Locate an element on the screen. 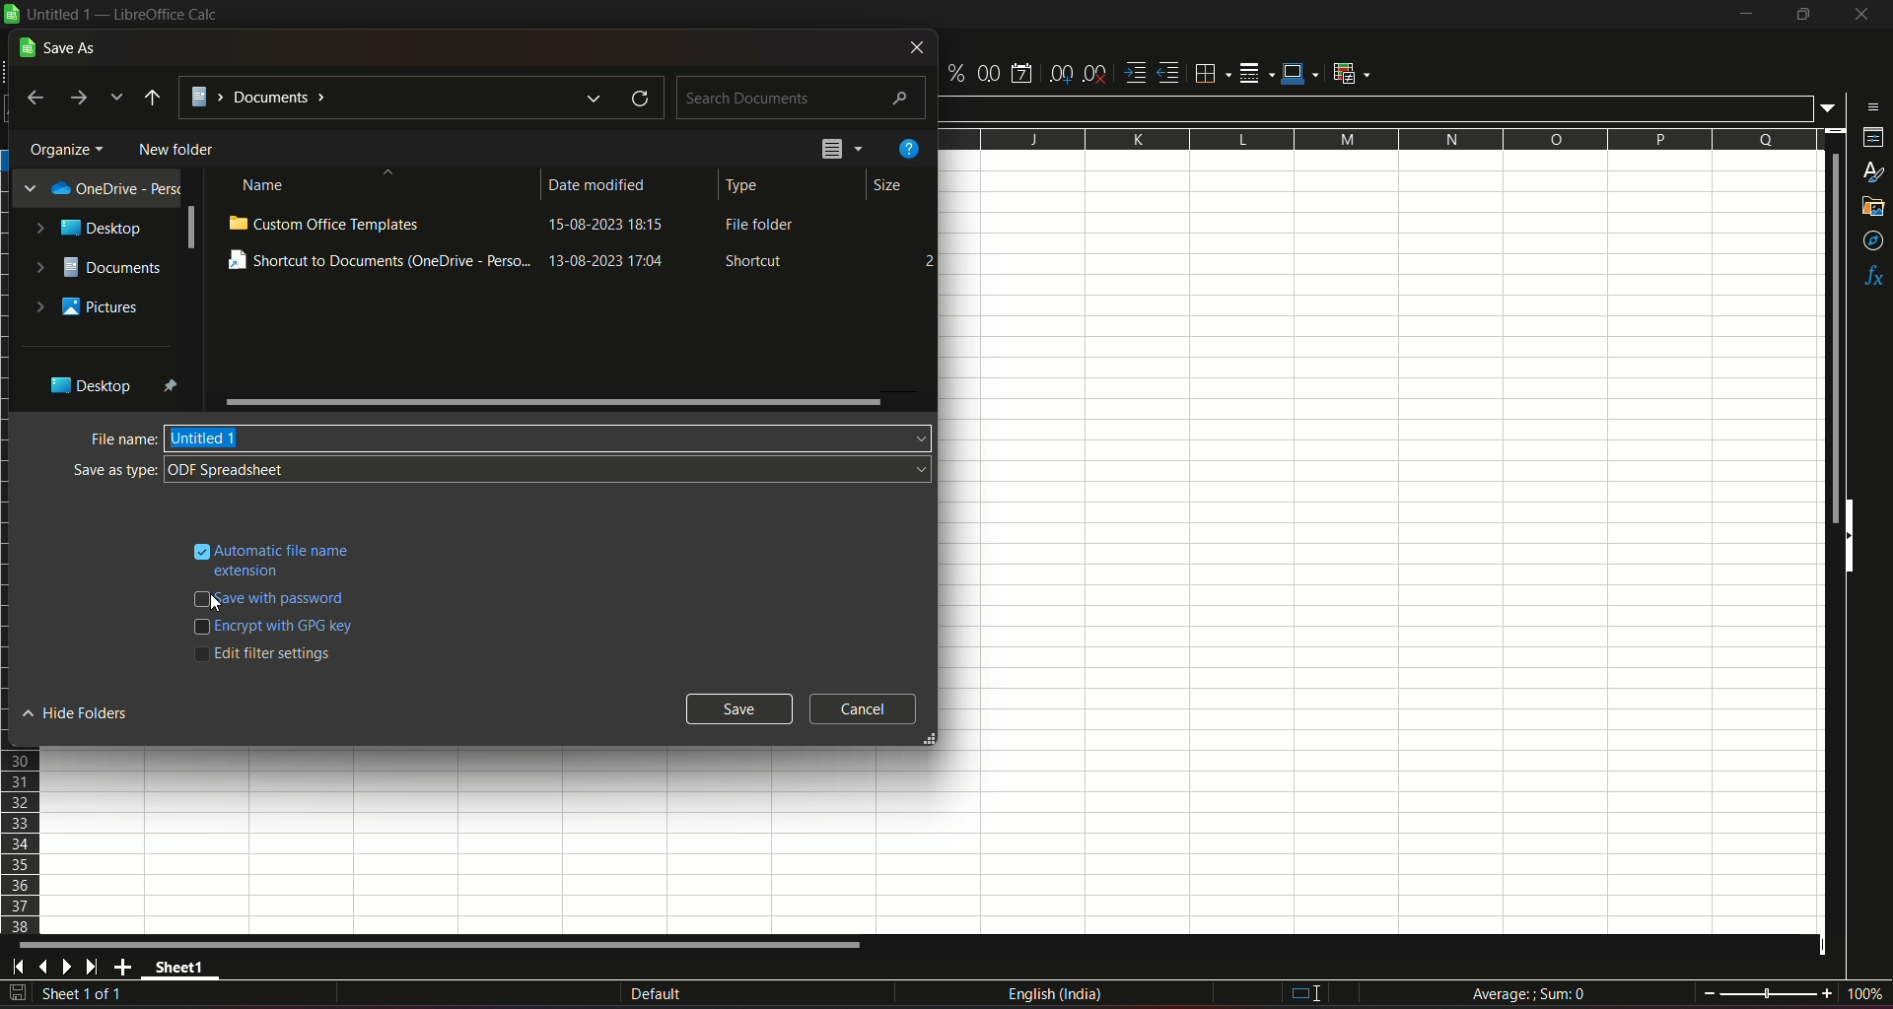 Image resolution: width=1893 pixels, height=1009 pixels. dropdown is located at coordinates (118, 99).